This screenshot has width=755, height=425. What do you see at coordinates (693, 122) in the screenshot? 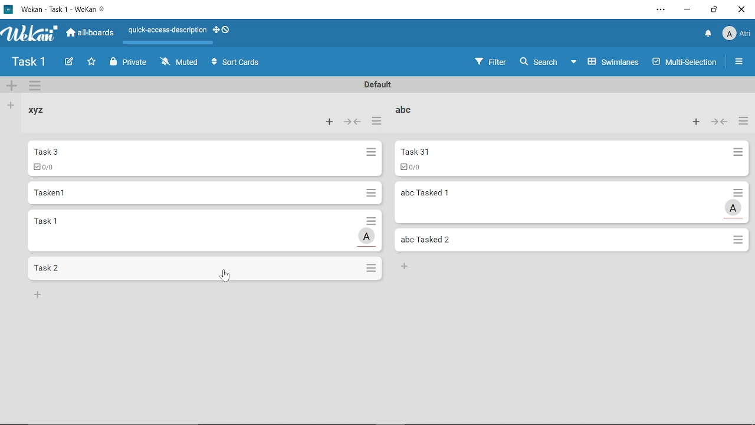
I see `Add card to the top` at bounding box center [693, 122].